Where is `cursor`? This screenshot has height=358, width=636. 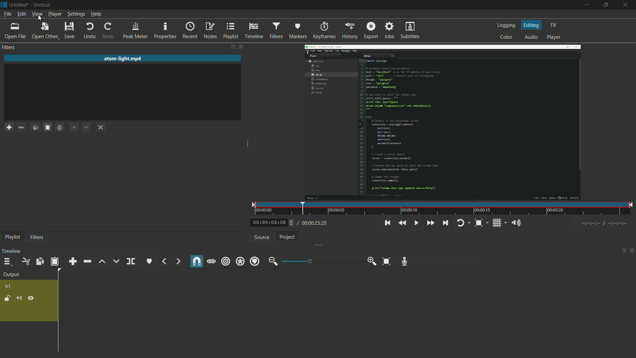 cursor is located at coordinates (40, 19).